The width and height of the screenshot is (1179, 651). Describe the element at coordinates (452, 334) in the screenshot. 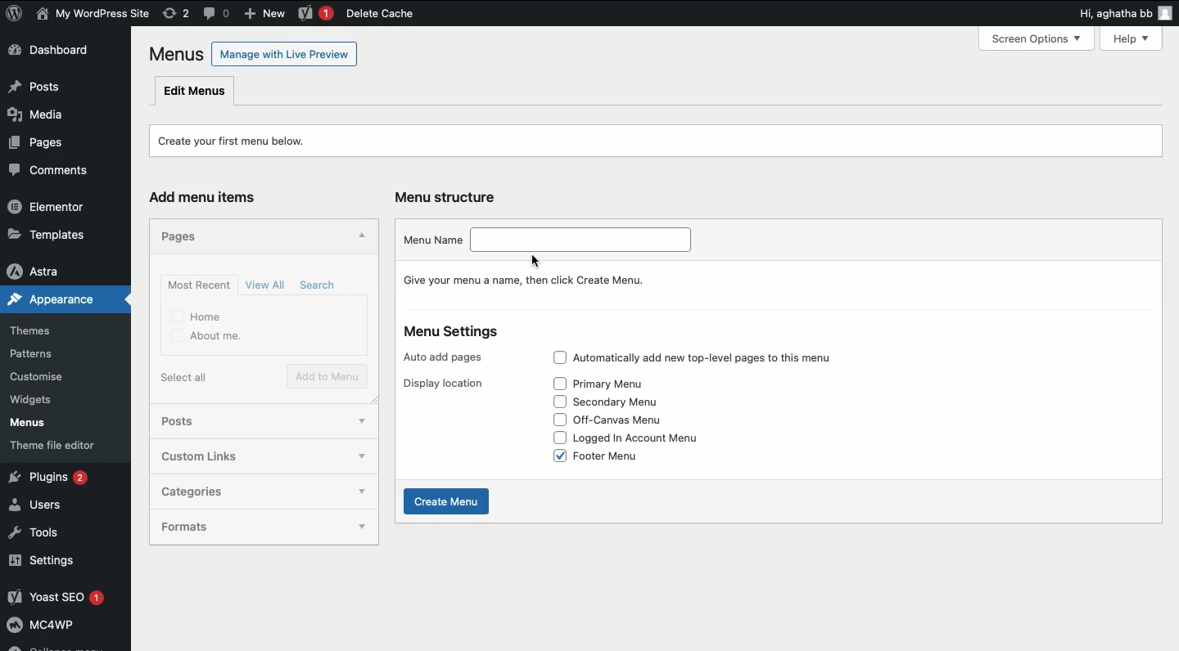

I see `Menu settings` at that location.